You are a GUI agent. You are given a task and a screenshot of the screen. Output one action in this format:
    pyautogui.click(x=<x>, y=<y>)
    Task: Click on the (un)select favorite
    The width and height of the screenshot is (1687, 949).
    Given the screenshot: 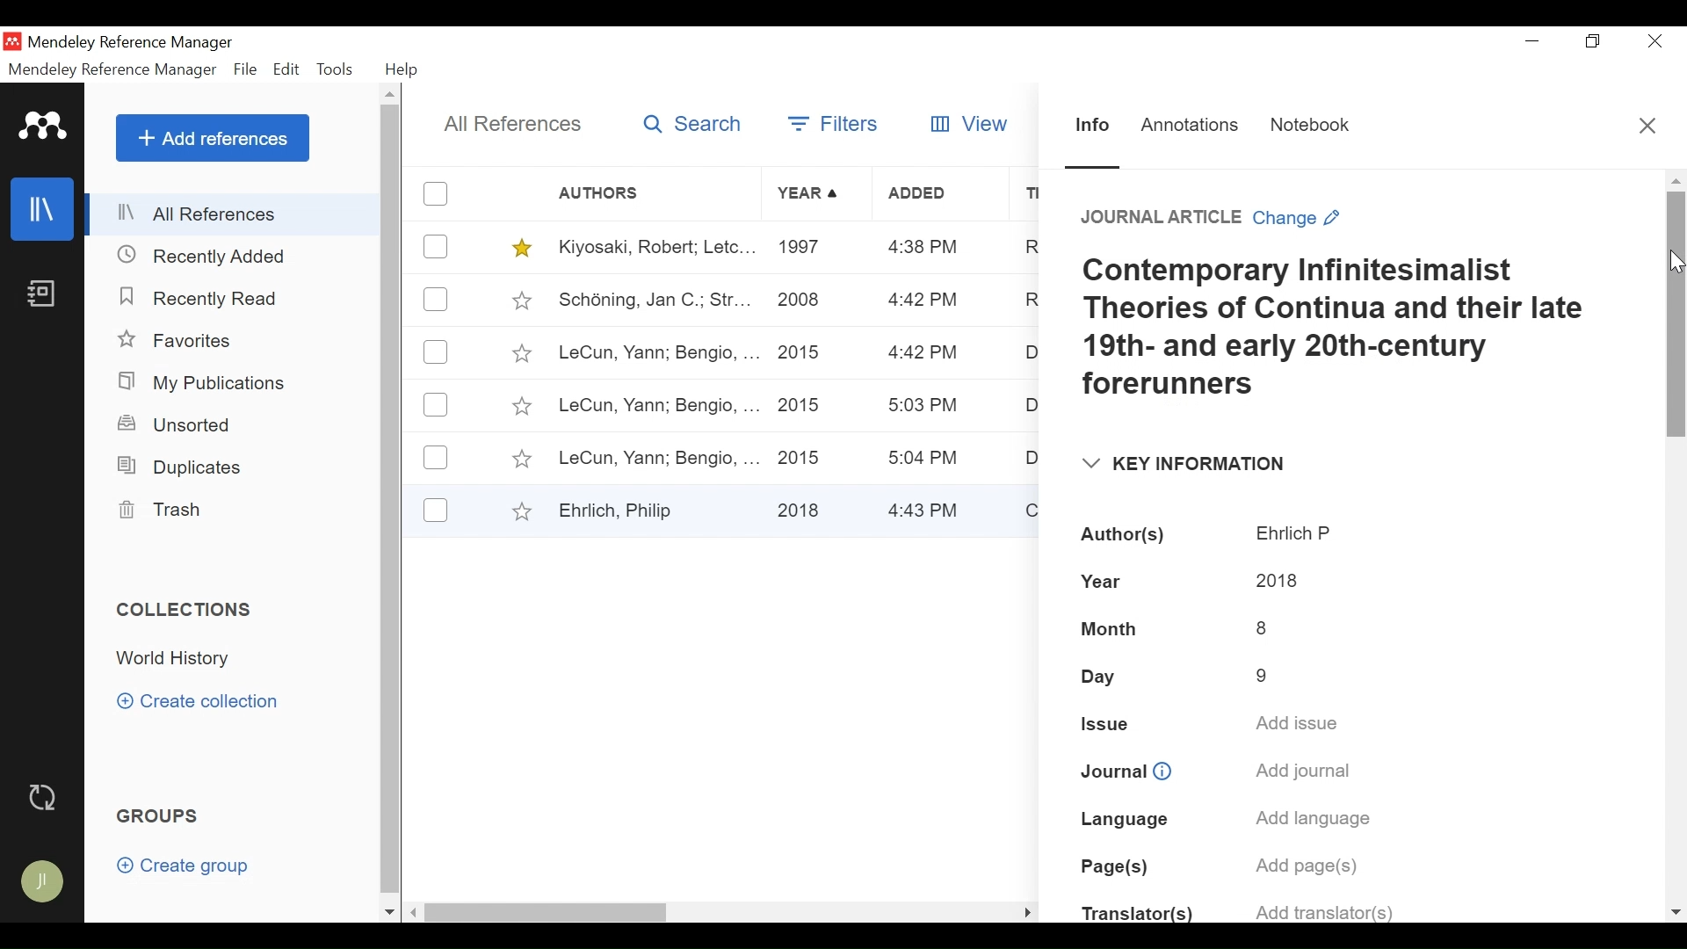 What is the action you would take?
    pyautogui.click(x=519, y=407)
    